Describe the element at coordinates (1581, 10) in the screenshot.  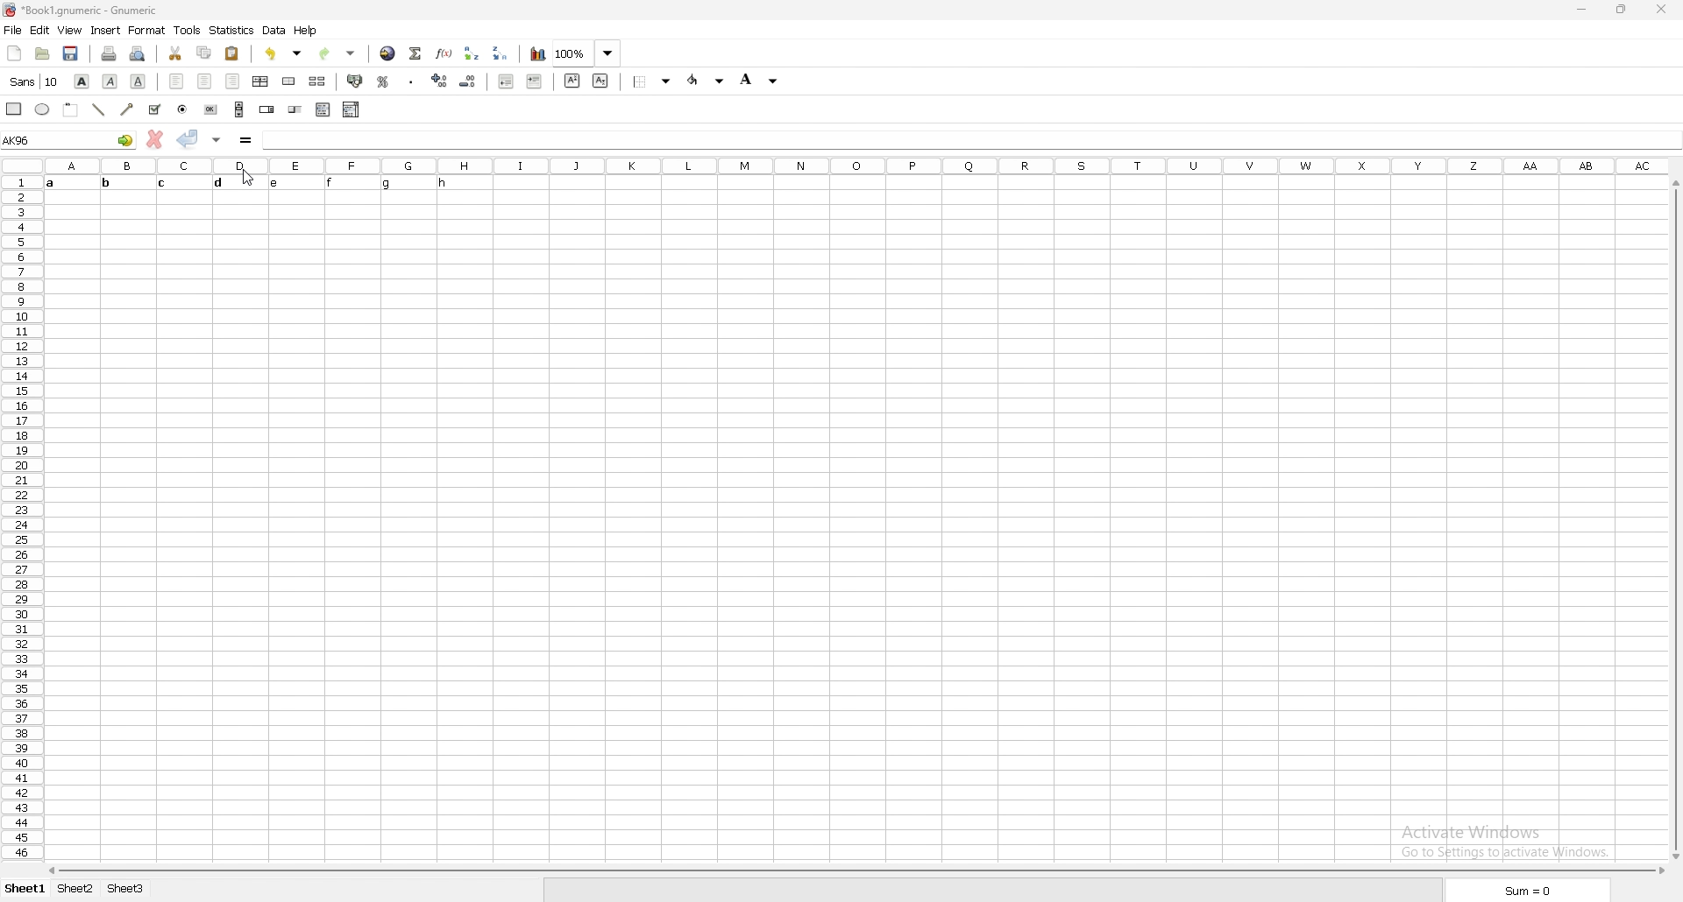
I see `minimize` at that location.